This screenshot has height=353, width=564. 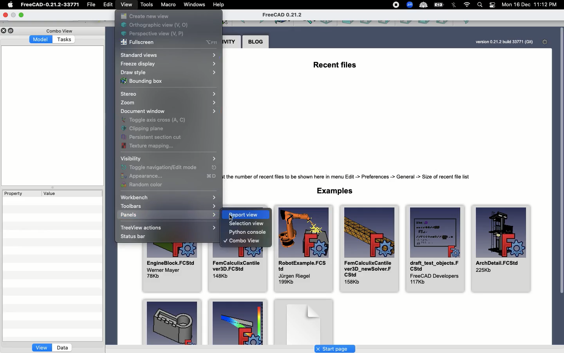 What do you see at coordinates (93, 5) in the screenshot?
I see `File` at bounding box center [93, 5].